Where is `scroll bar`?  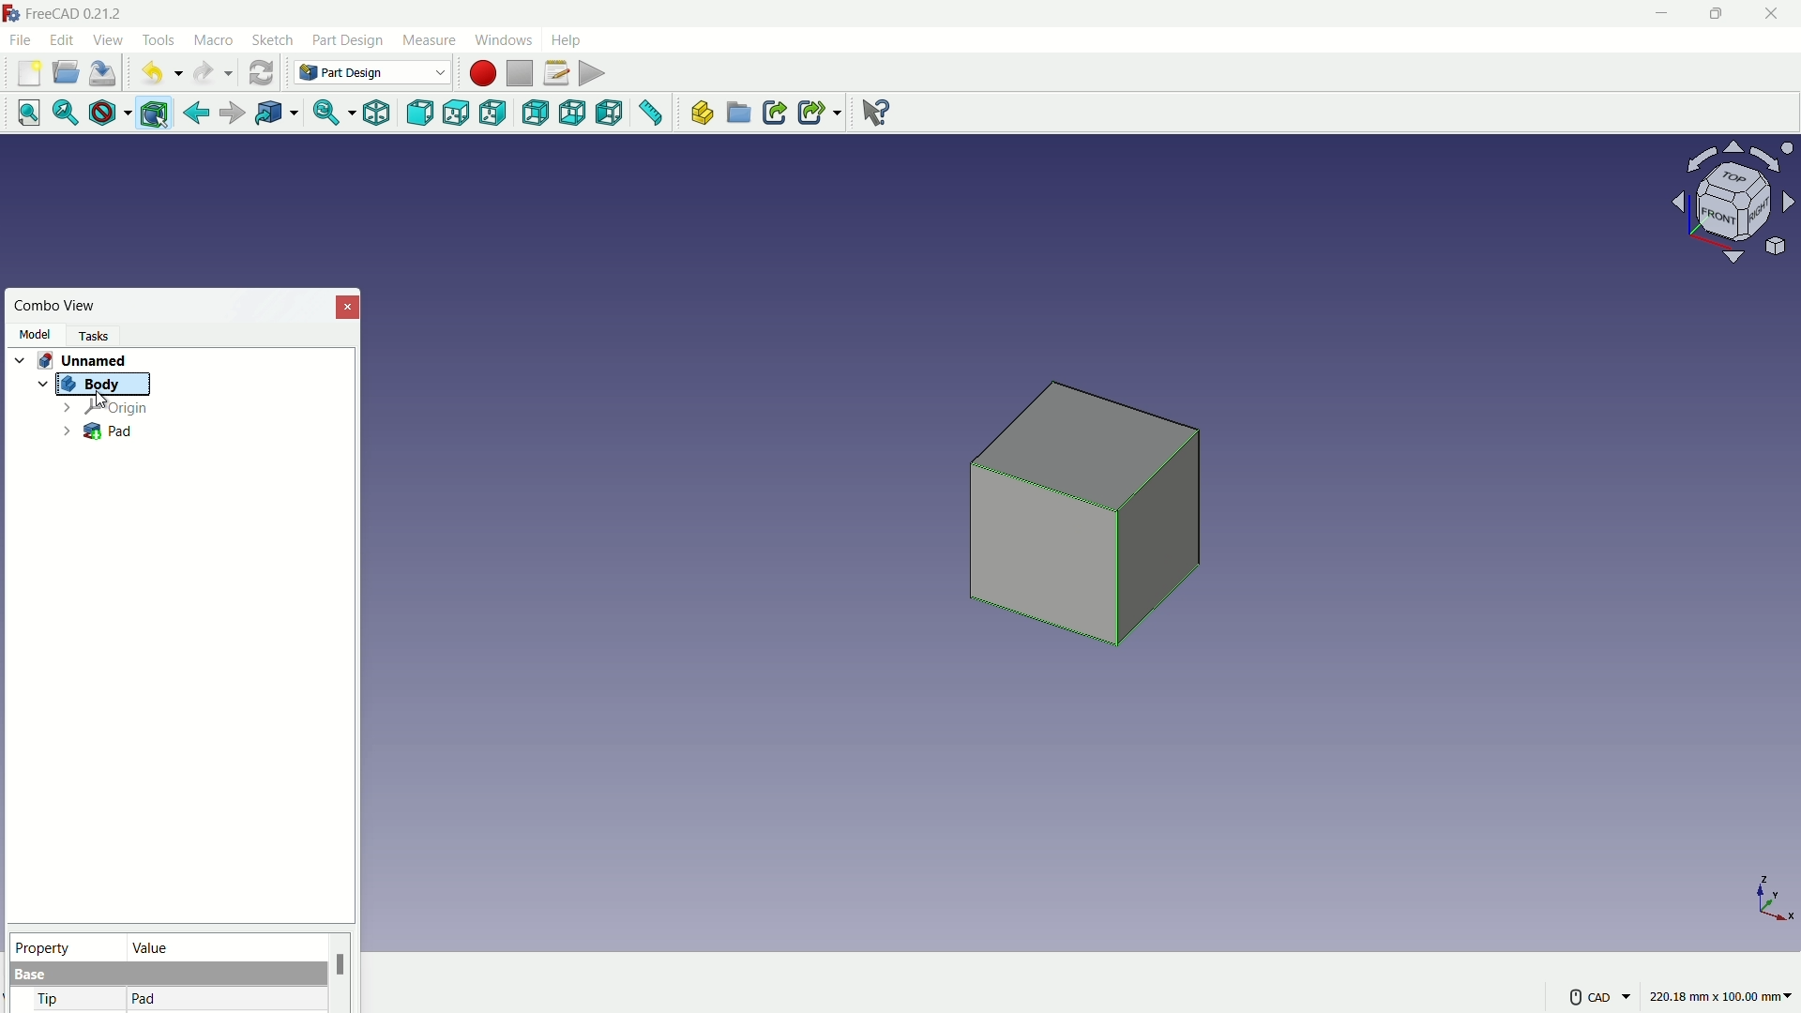
scroll bar is located at coordinates (341, 973).